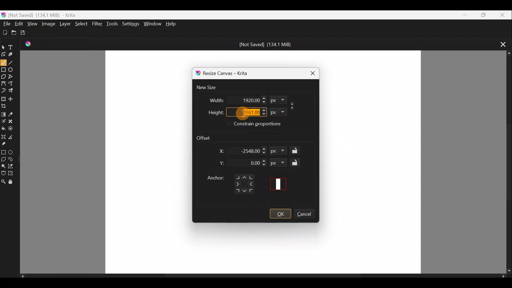 This screenshot has width=512, height=288. Describe the element at coordinates (482, 14) in the screenshot. I see `Maximize` at that location.